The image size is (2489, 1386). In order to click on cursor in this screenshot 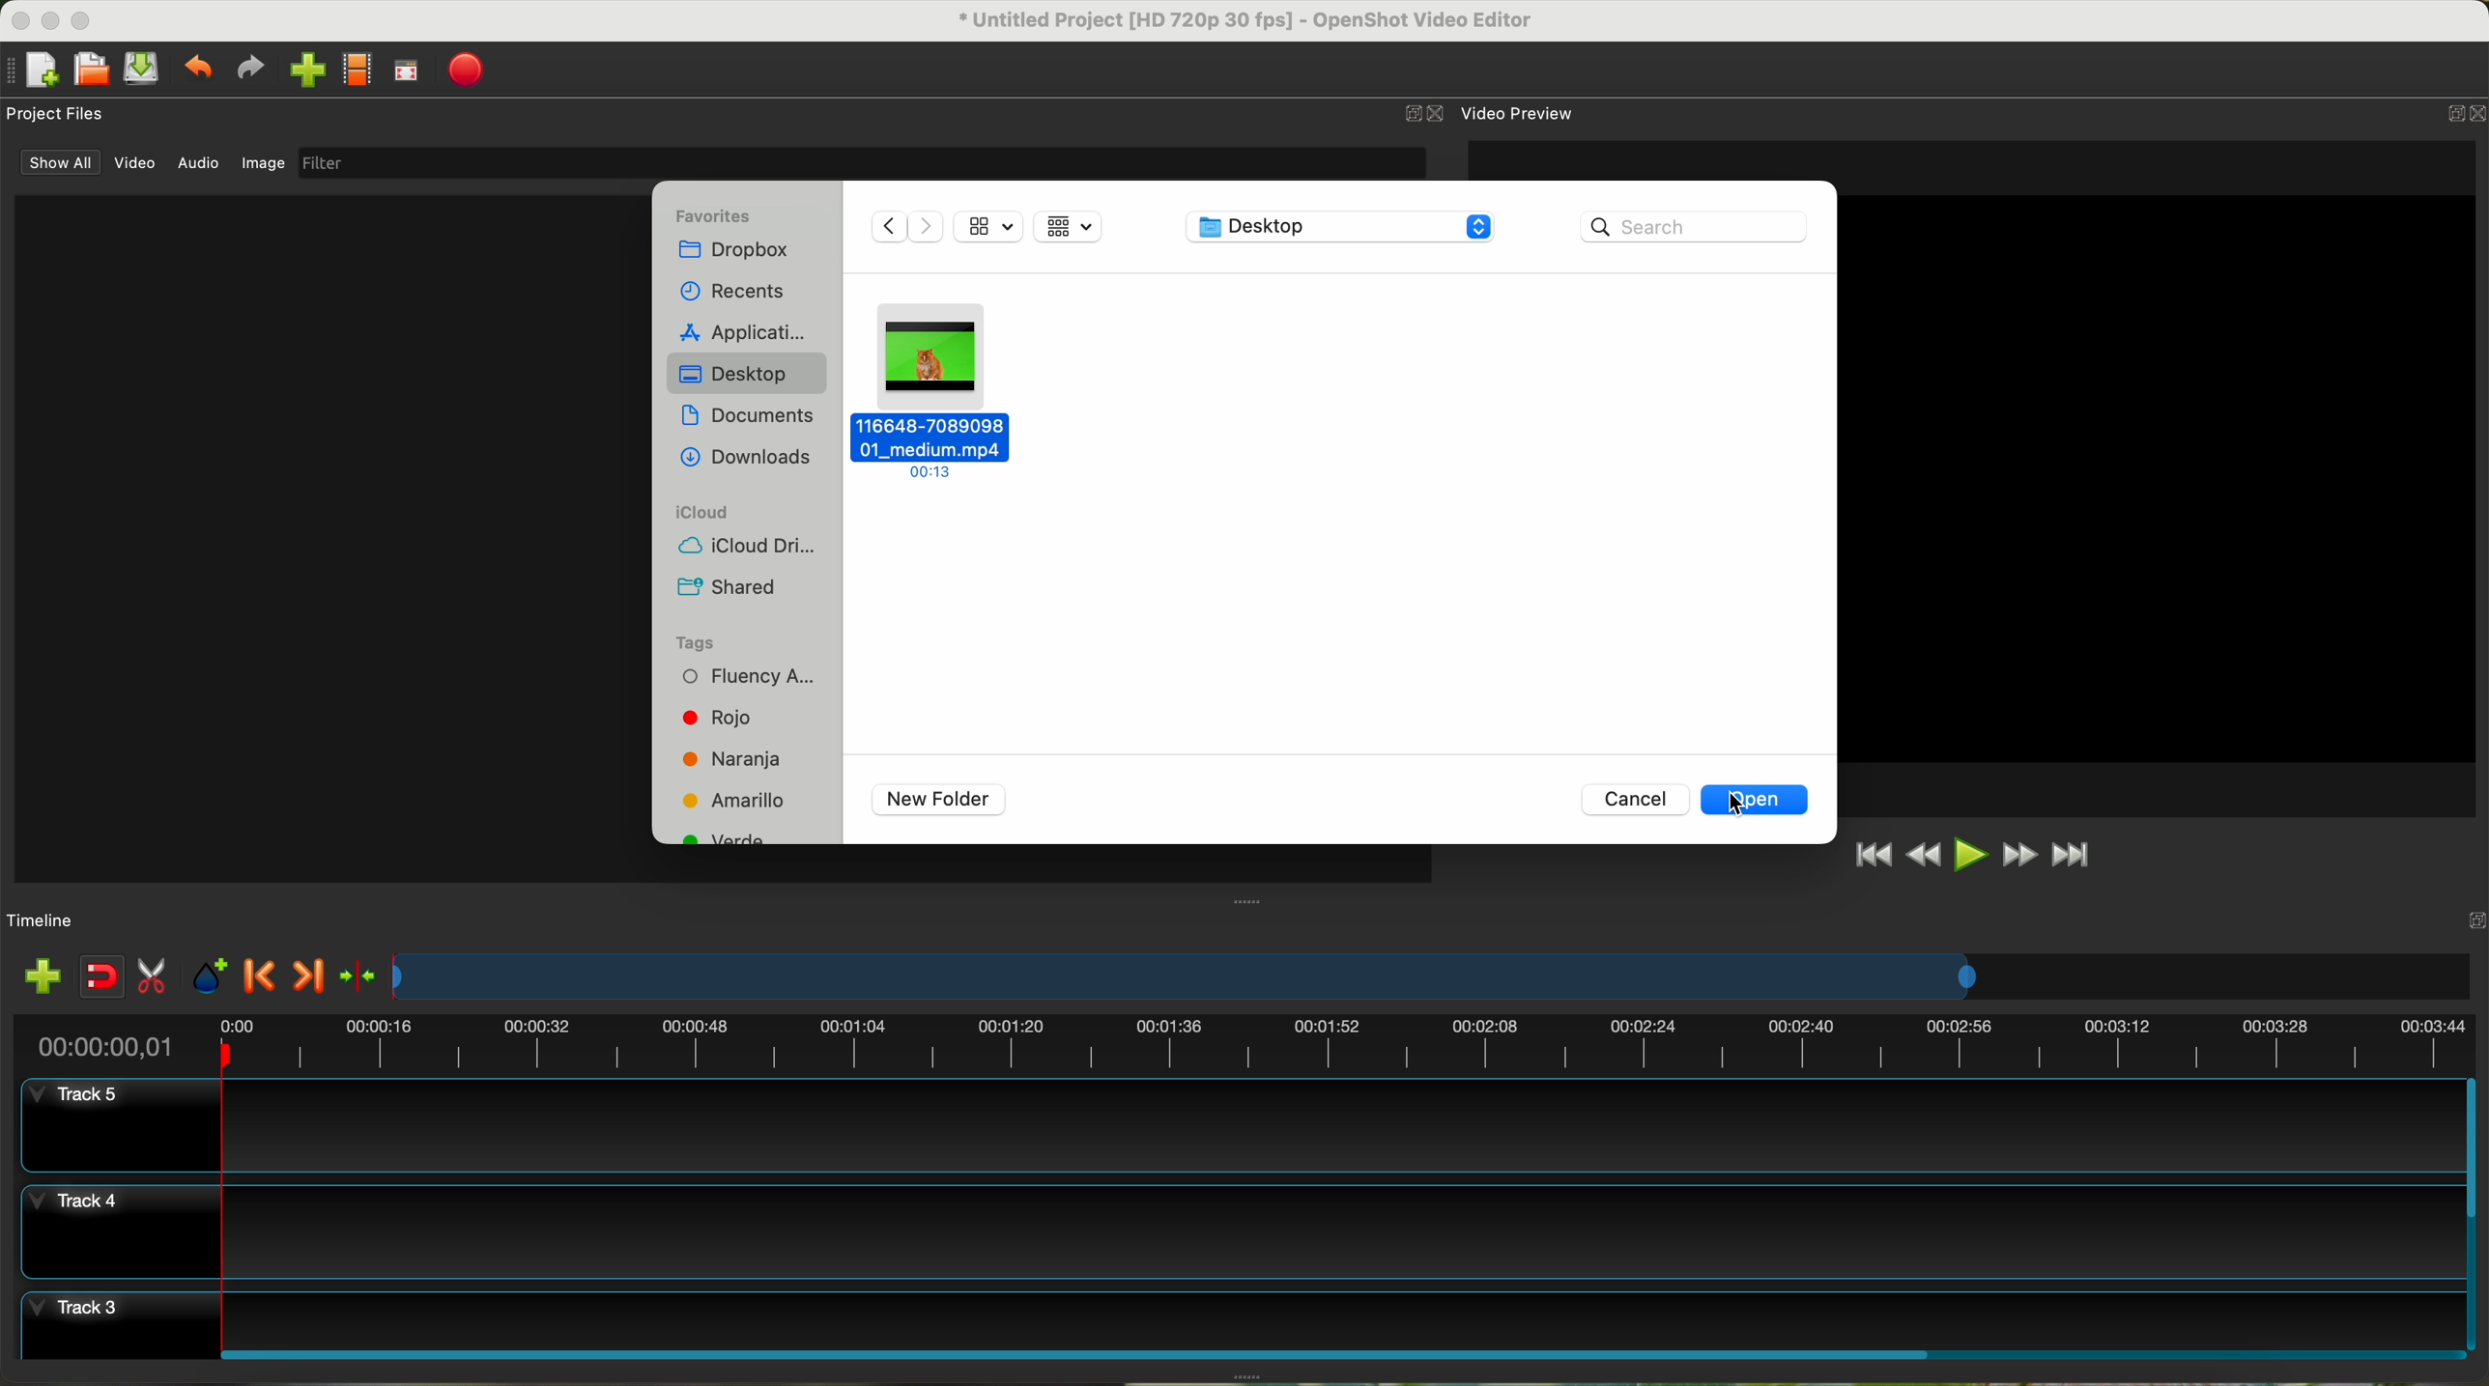, I will do `click(1742, 803)`.